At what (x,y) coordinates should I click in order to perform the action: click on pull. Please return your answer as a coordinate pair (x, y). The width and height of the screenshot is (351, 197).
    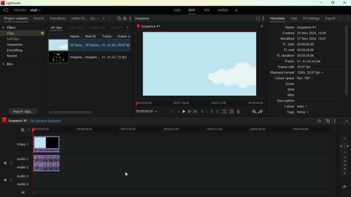
    Looking at the image, I should click on (201, 111).